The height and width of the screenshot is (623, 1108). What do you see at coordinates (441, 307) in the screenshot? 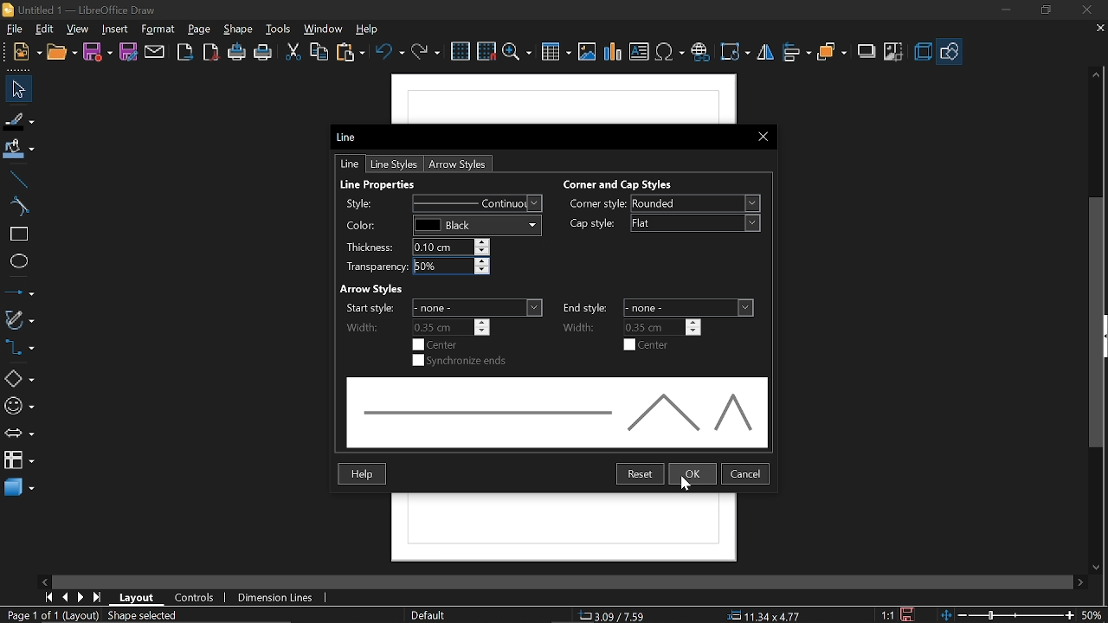
I see `Start styles` at bounding box center [441, 307].